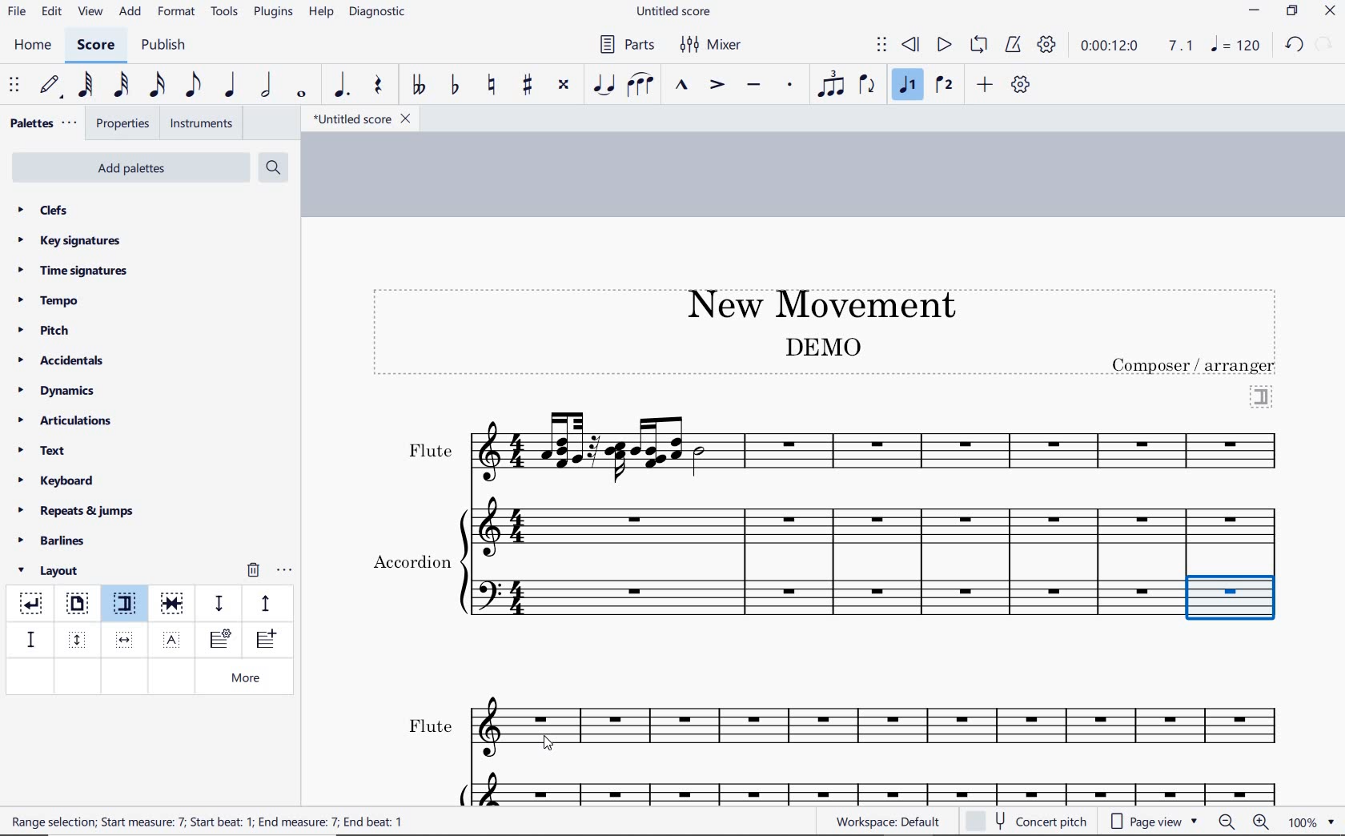 This screenshot has height=836, width=1345. What do you see at coordinates (50, 12) in the screenshot?
I see `edit` at bounding box center [50, 12].